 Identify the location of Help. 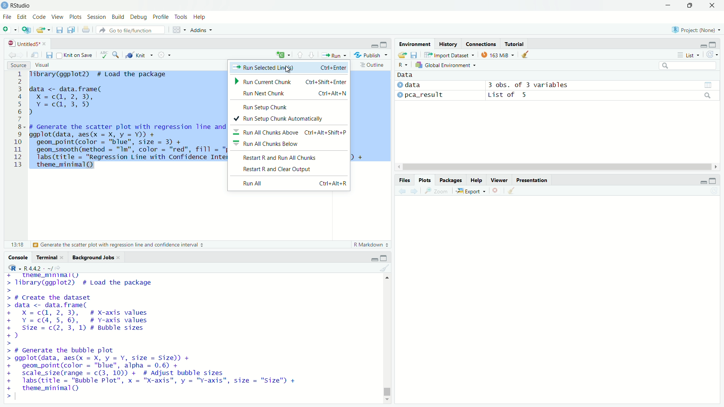
(476, 180).